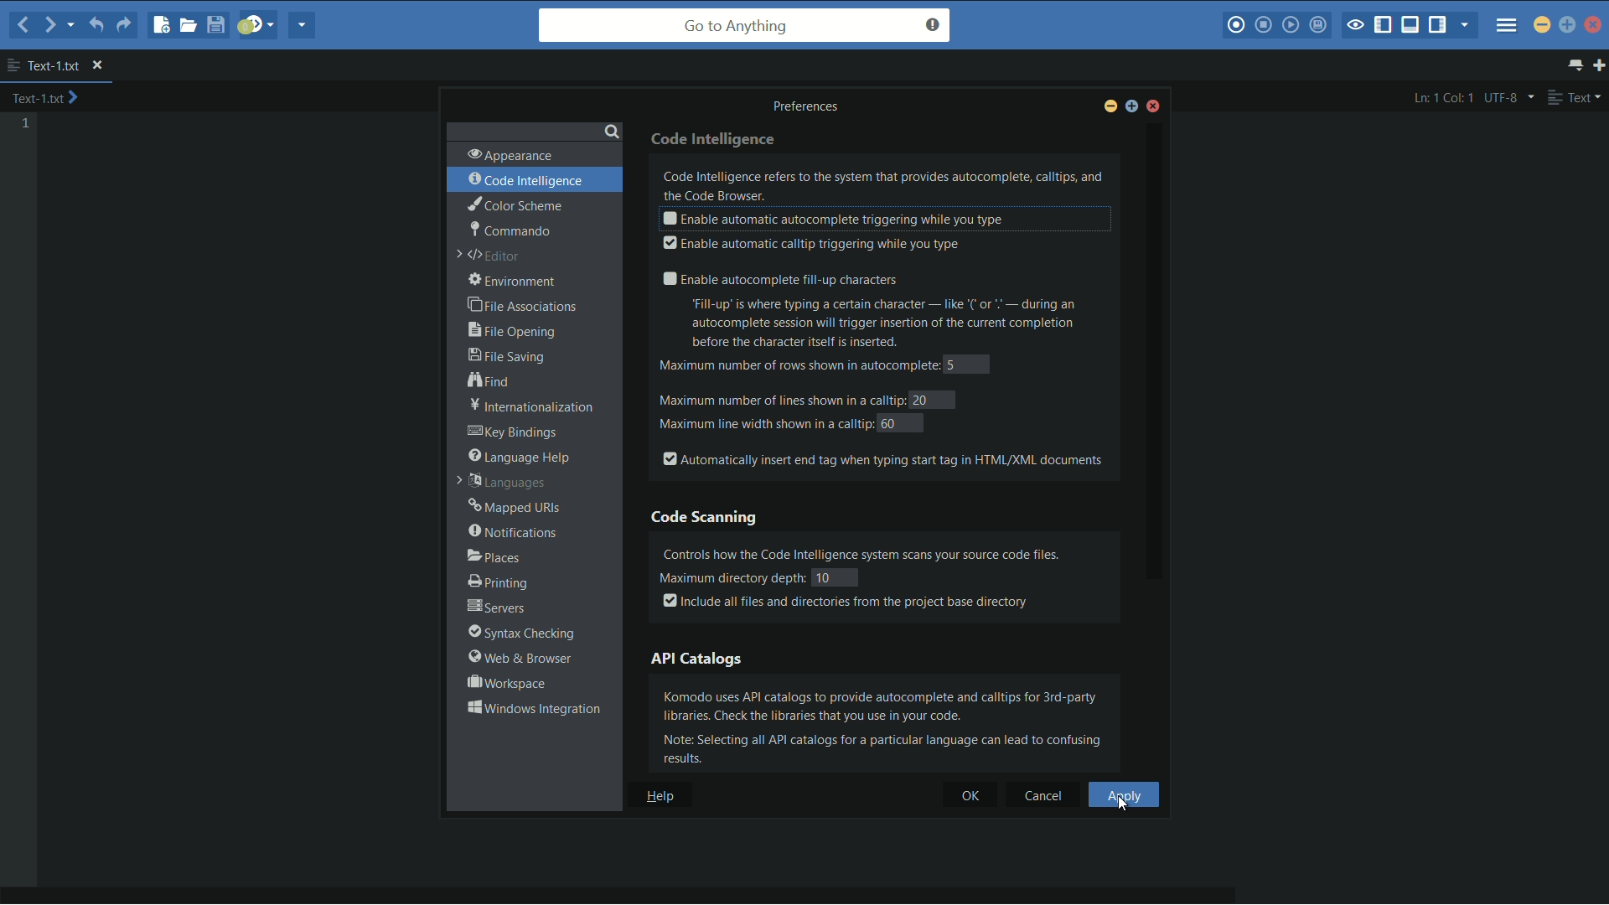 The image size is (1609, 905). Describe the element at coordinates (504, 484) in the screenshot. I see `languages` at that location.